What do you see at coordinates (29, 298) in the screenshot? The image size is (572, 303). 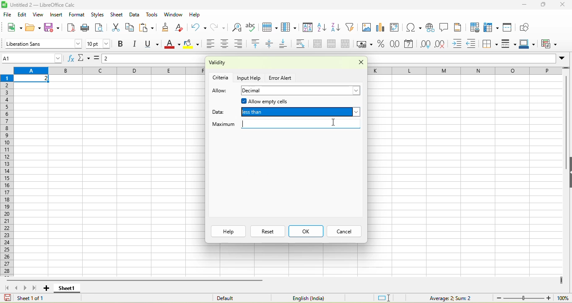 I see `sheet 1 0f 1` at bounding box center [29, 298].